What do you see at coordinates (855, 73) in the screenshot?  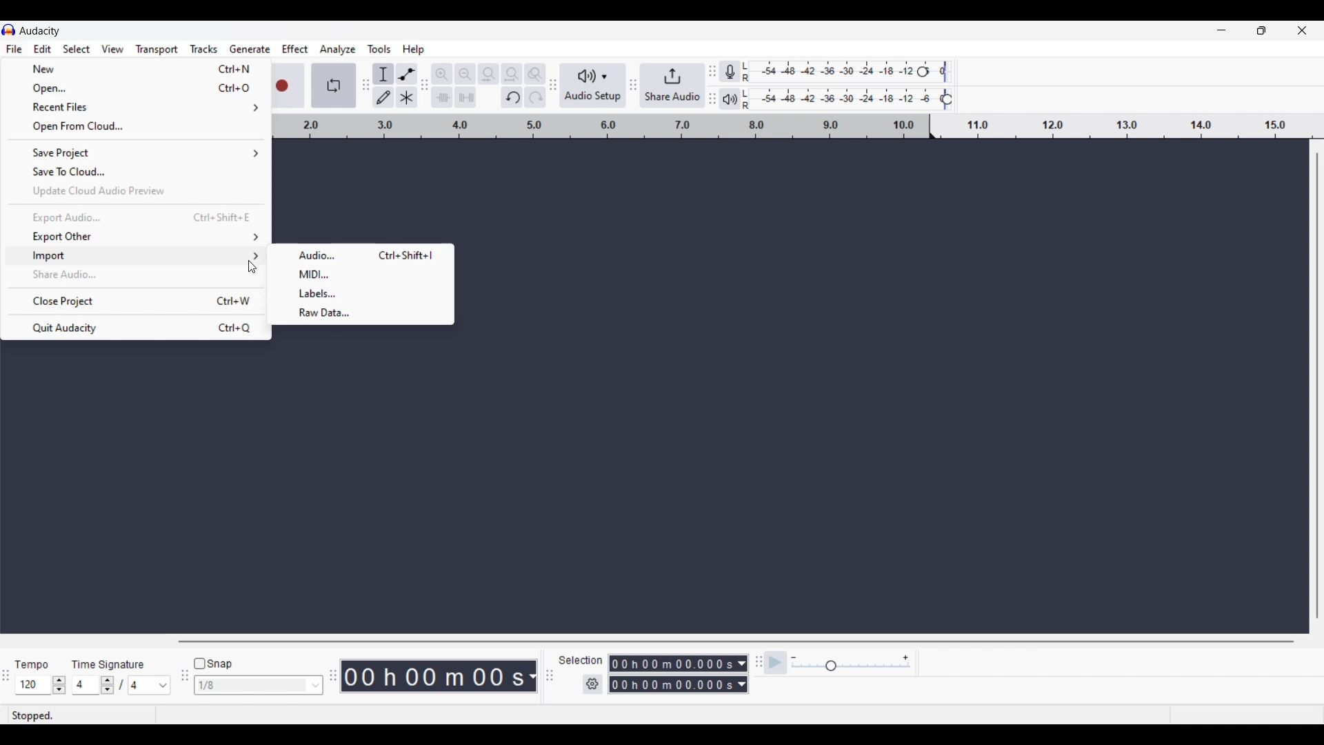 I see `Recording level` at bounding box center [855, 73].